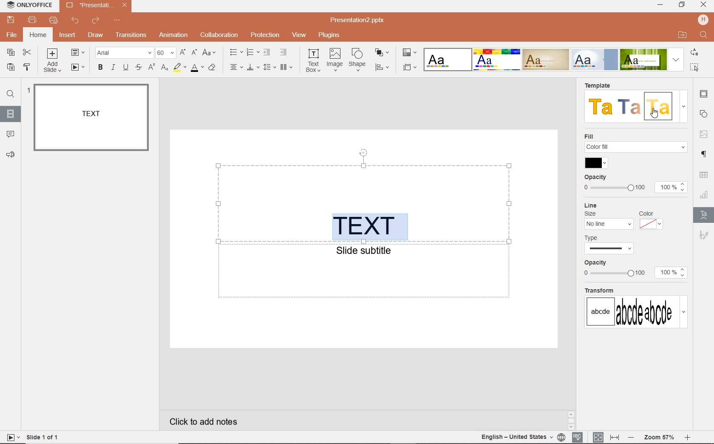 Image resolution: width=714 pixels, height=444 pixels. I want to click on Line, so click(592, 205).